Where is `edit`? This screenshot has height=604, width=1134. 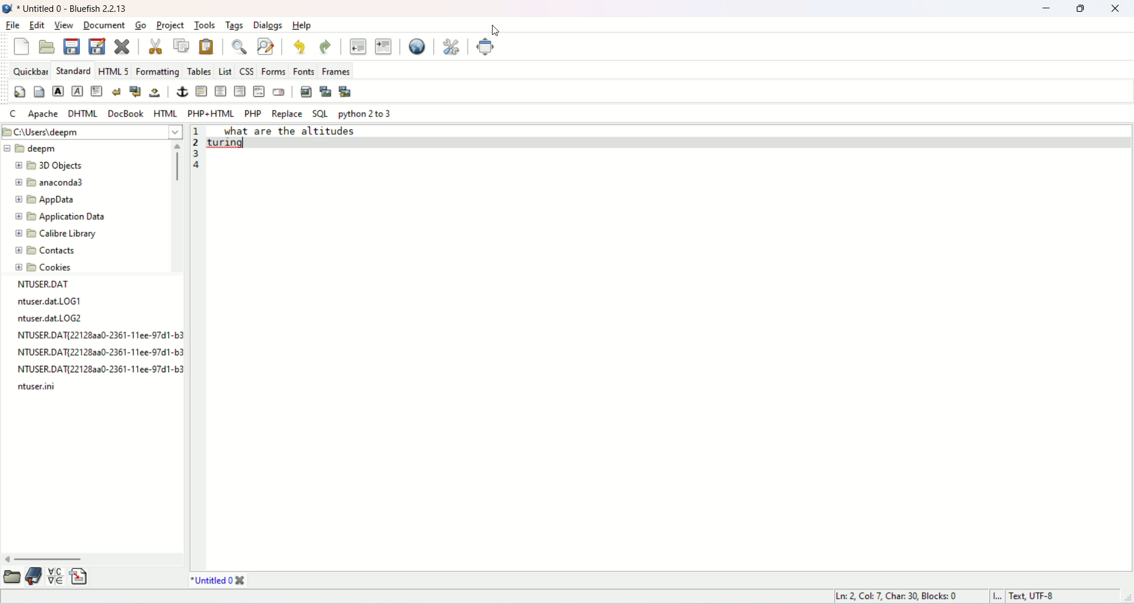 edit is located at coordinates (38, 25).